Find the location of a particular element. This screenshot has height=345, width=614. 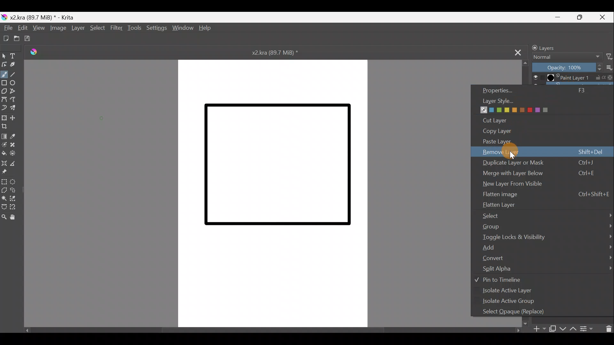

Cursor is located at coordinates (512, 151).